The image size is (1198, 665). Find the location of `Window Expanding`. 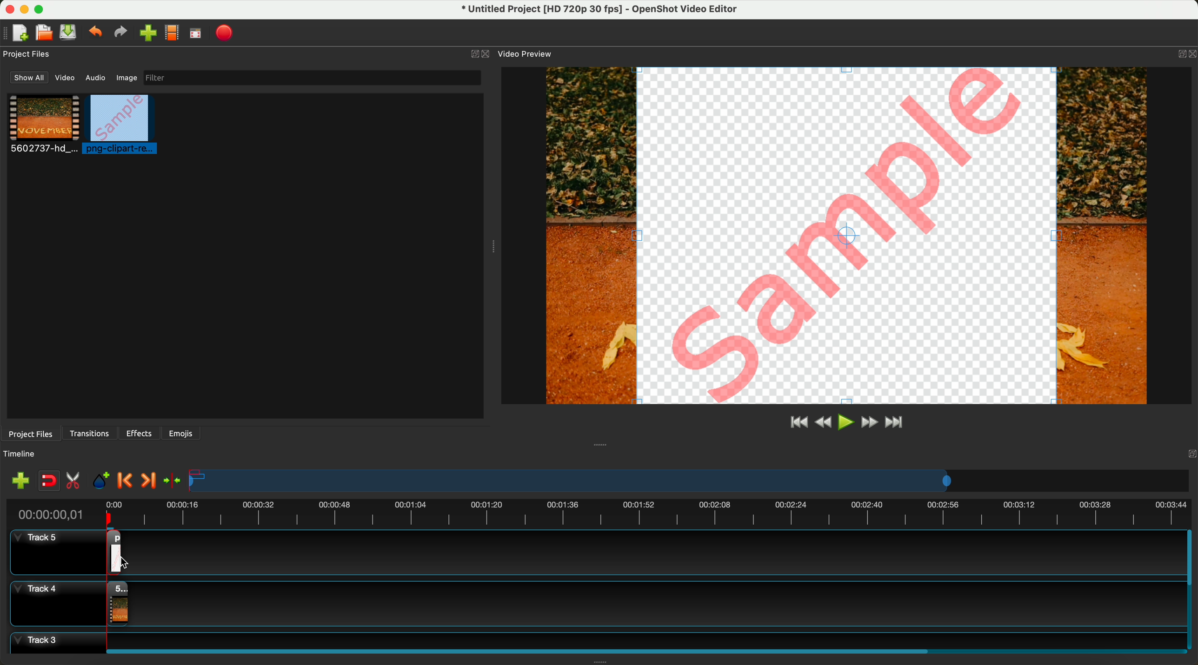

Window Expanding is located at coordinates (491, 248).